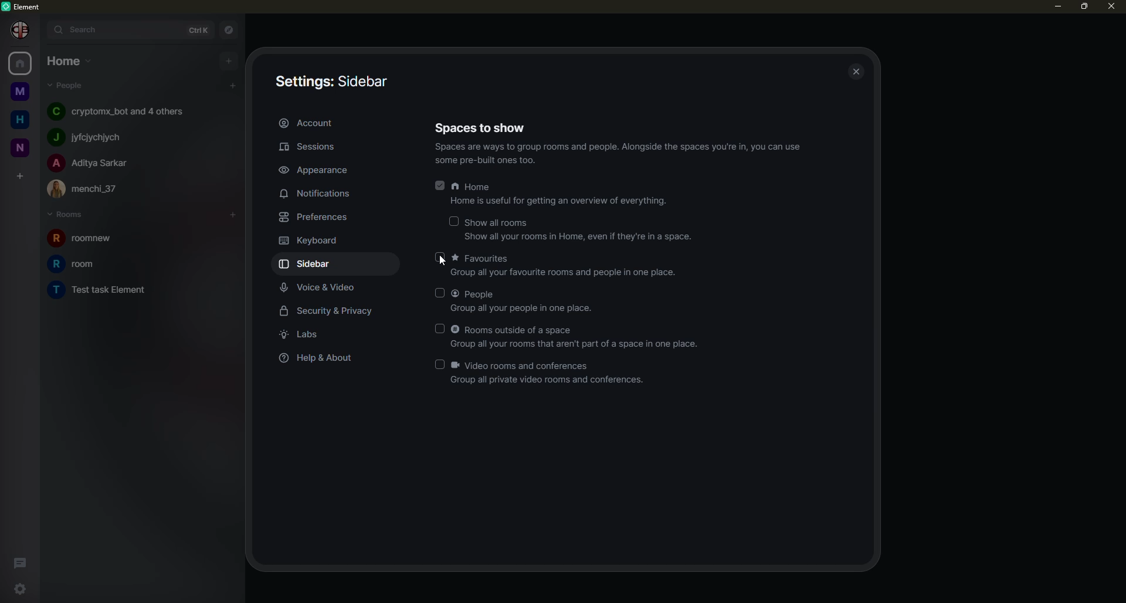 Image resolution: width=1126 pixels, height=603 pixels. I want to click on info, so click(620, 155).